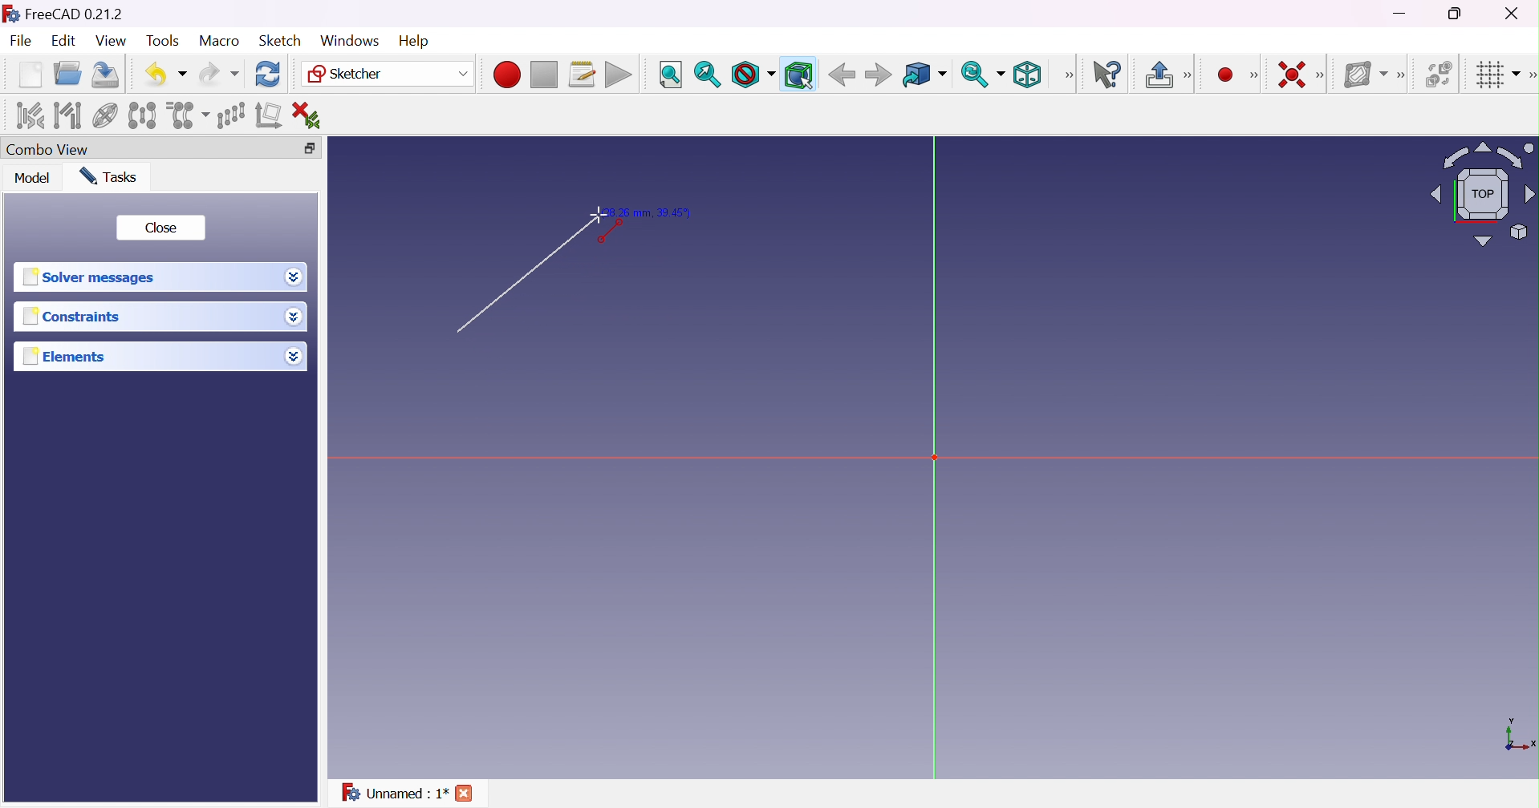 The image size is (1539, 808). Describe the element at coordinates (1440, 75) in the screenshot. I see `Switch virtual space` at that location.